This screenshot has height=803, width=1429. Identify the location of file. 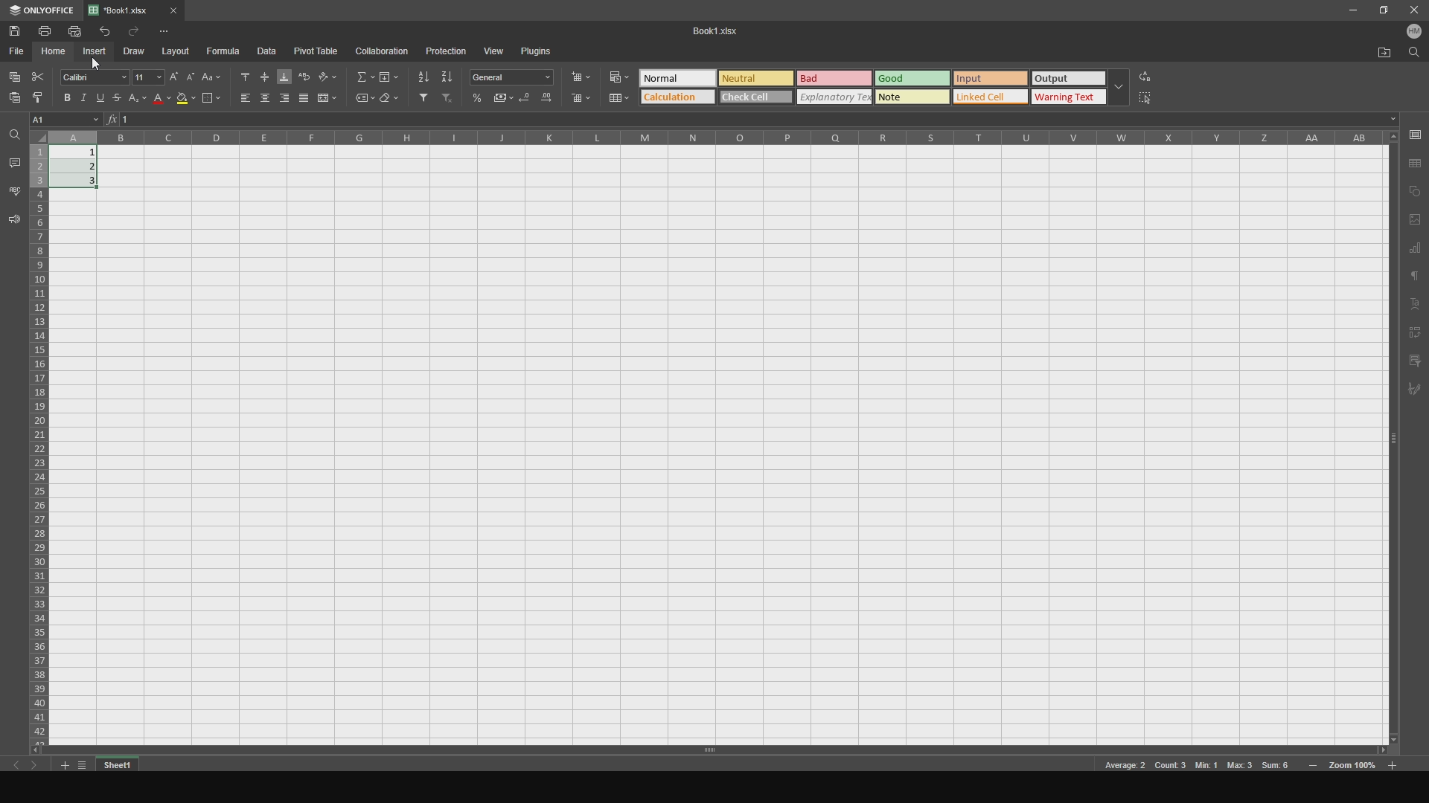
(18, 51).